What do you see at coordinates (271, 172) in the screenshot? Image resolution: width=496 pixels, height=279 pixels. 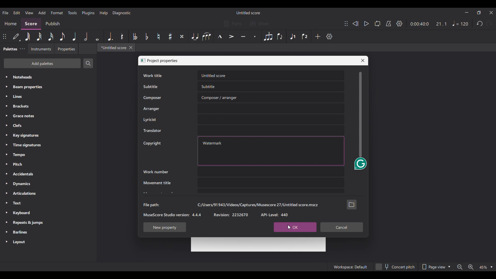 I see `Text box for Work number` at bounding box center [271, 172].